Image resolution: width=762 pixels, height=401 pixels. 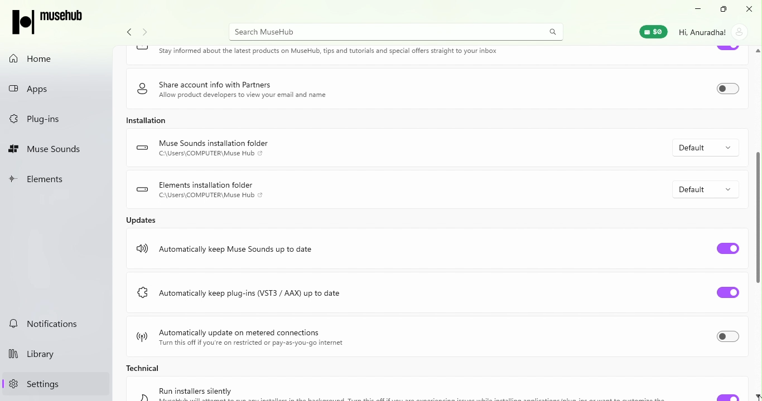 I want to click on Hi, Anuradha!, so click(x=702, y=32).